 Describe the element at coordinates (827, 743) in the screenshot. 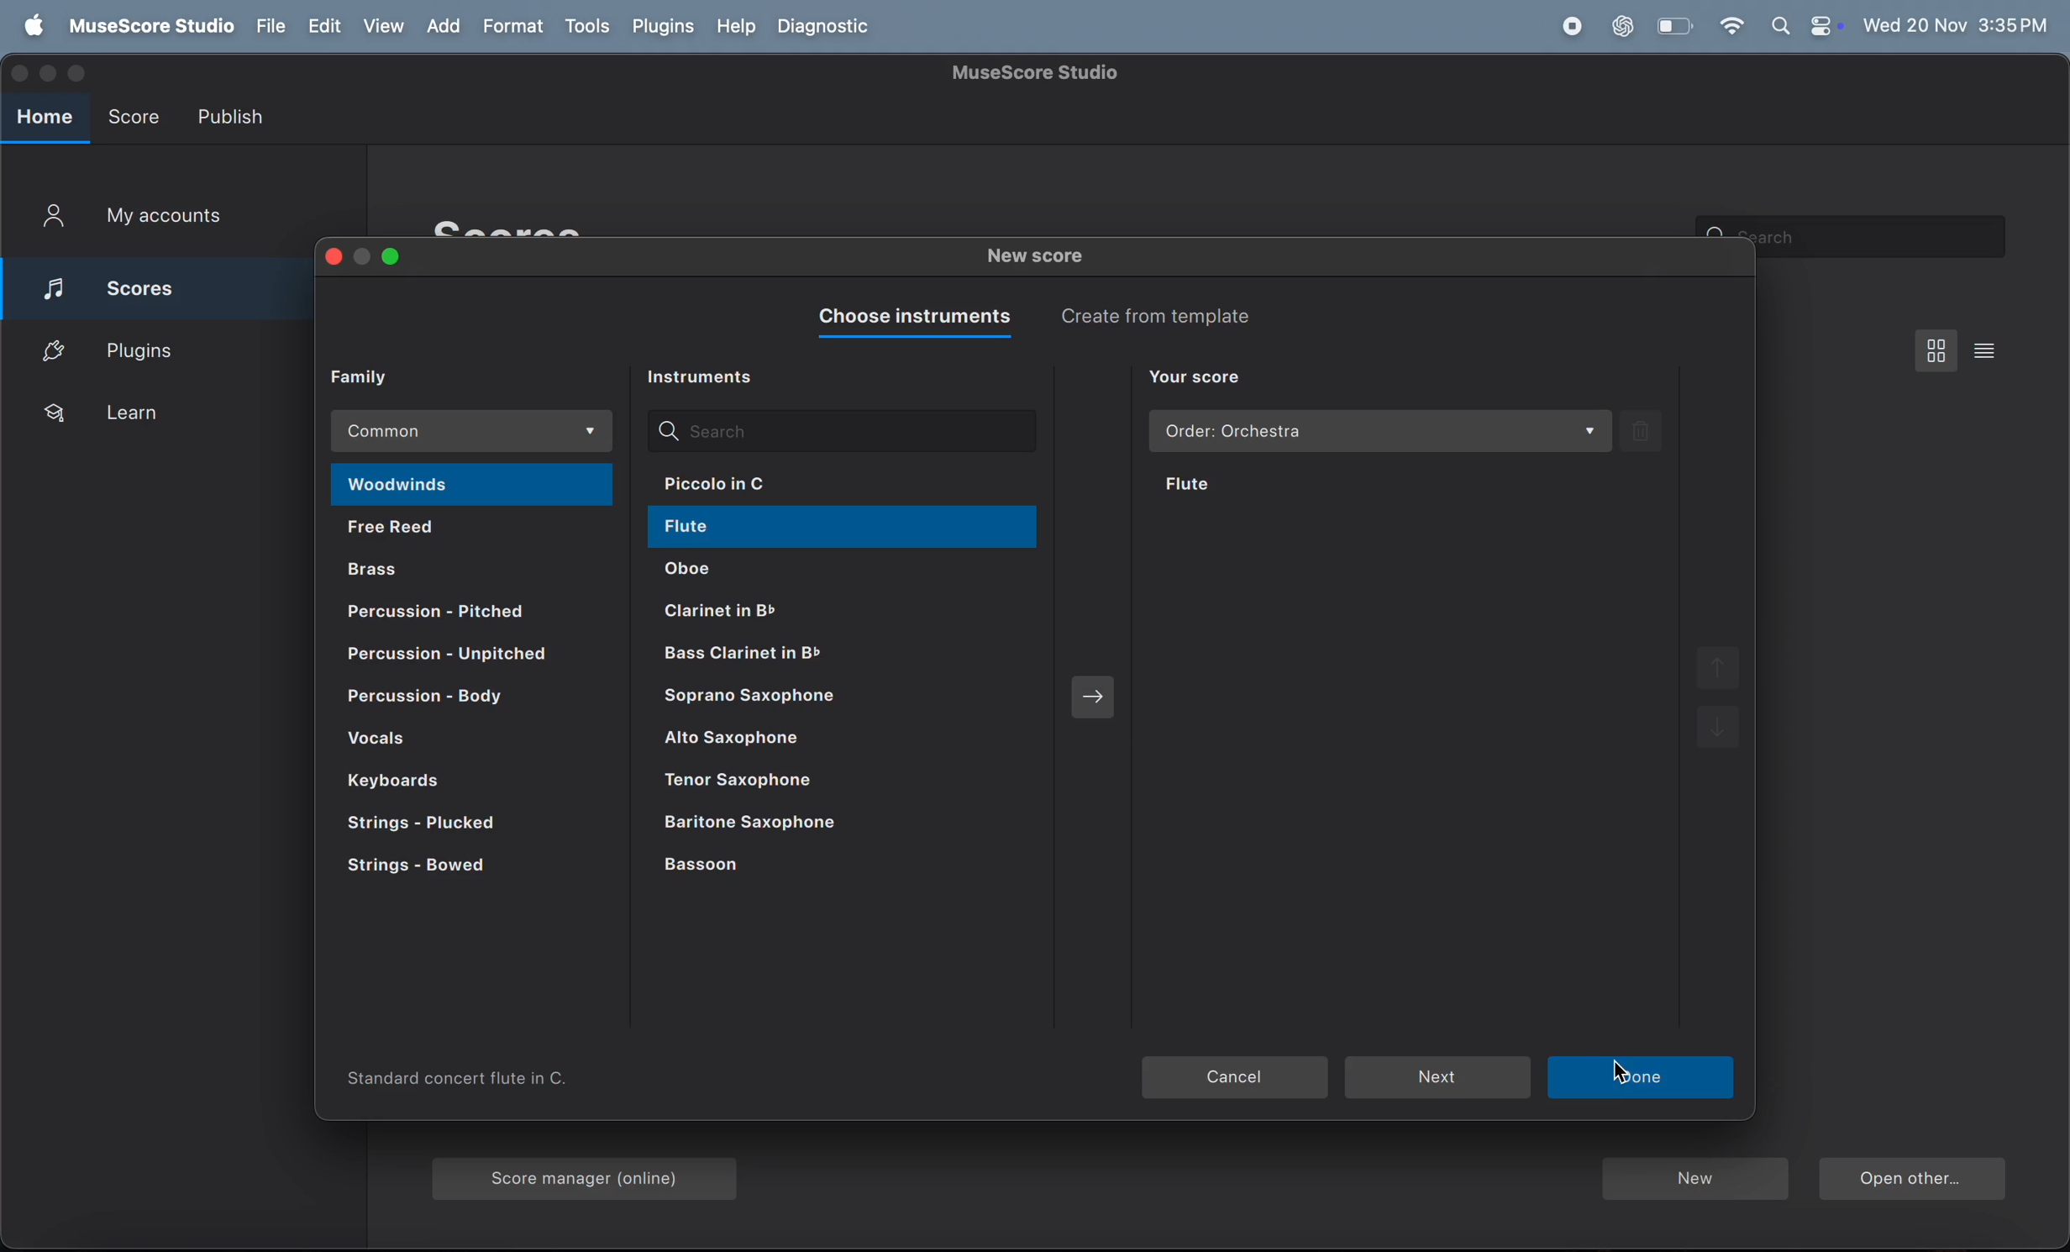

I see `alto saxophone` at that location.